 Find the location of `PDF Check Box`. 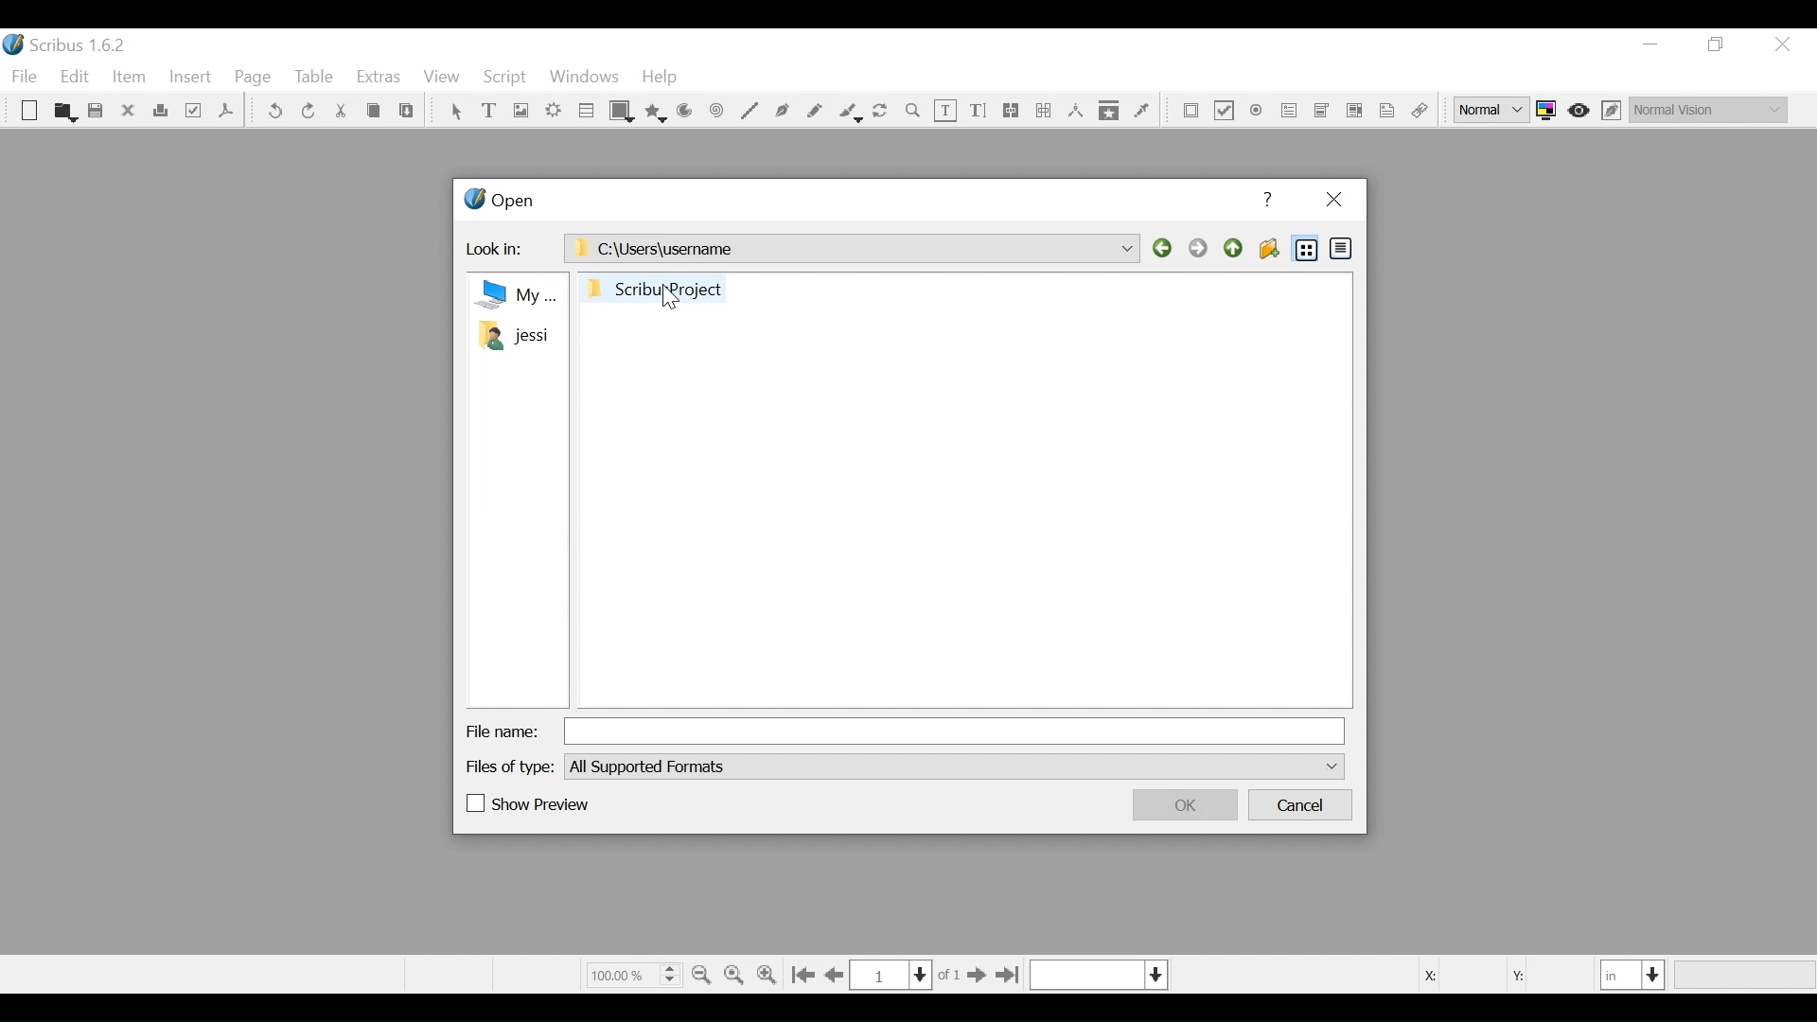

PDF Check Box is located at coordinates (1225, 113).